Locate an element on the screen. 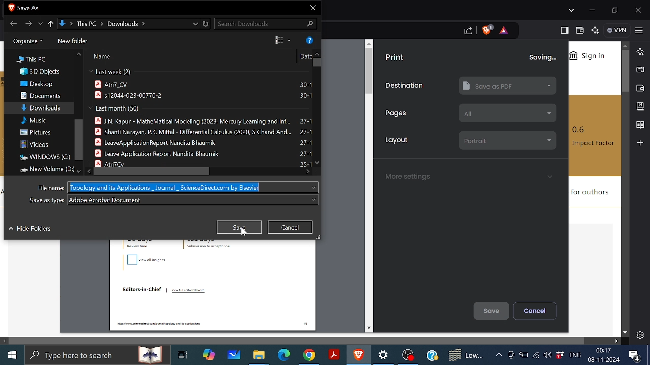 Image resolution: width=650 pixels, height=365 pixels. Destination is located at coordinates (409, 86).